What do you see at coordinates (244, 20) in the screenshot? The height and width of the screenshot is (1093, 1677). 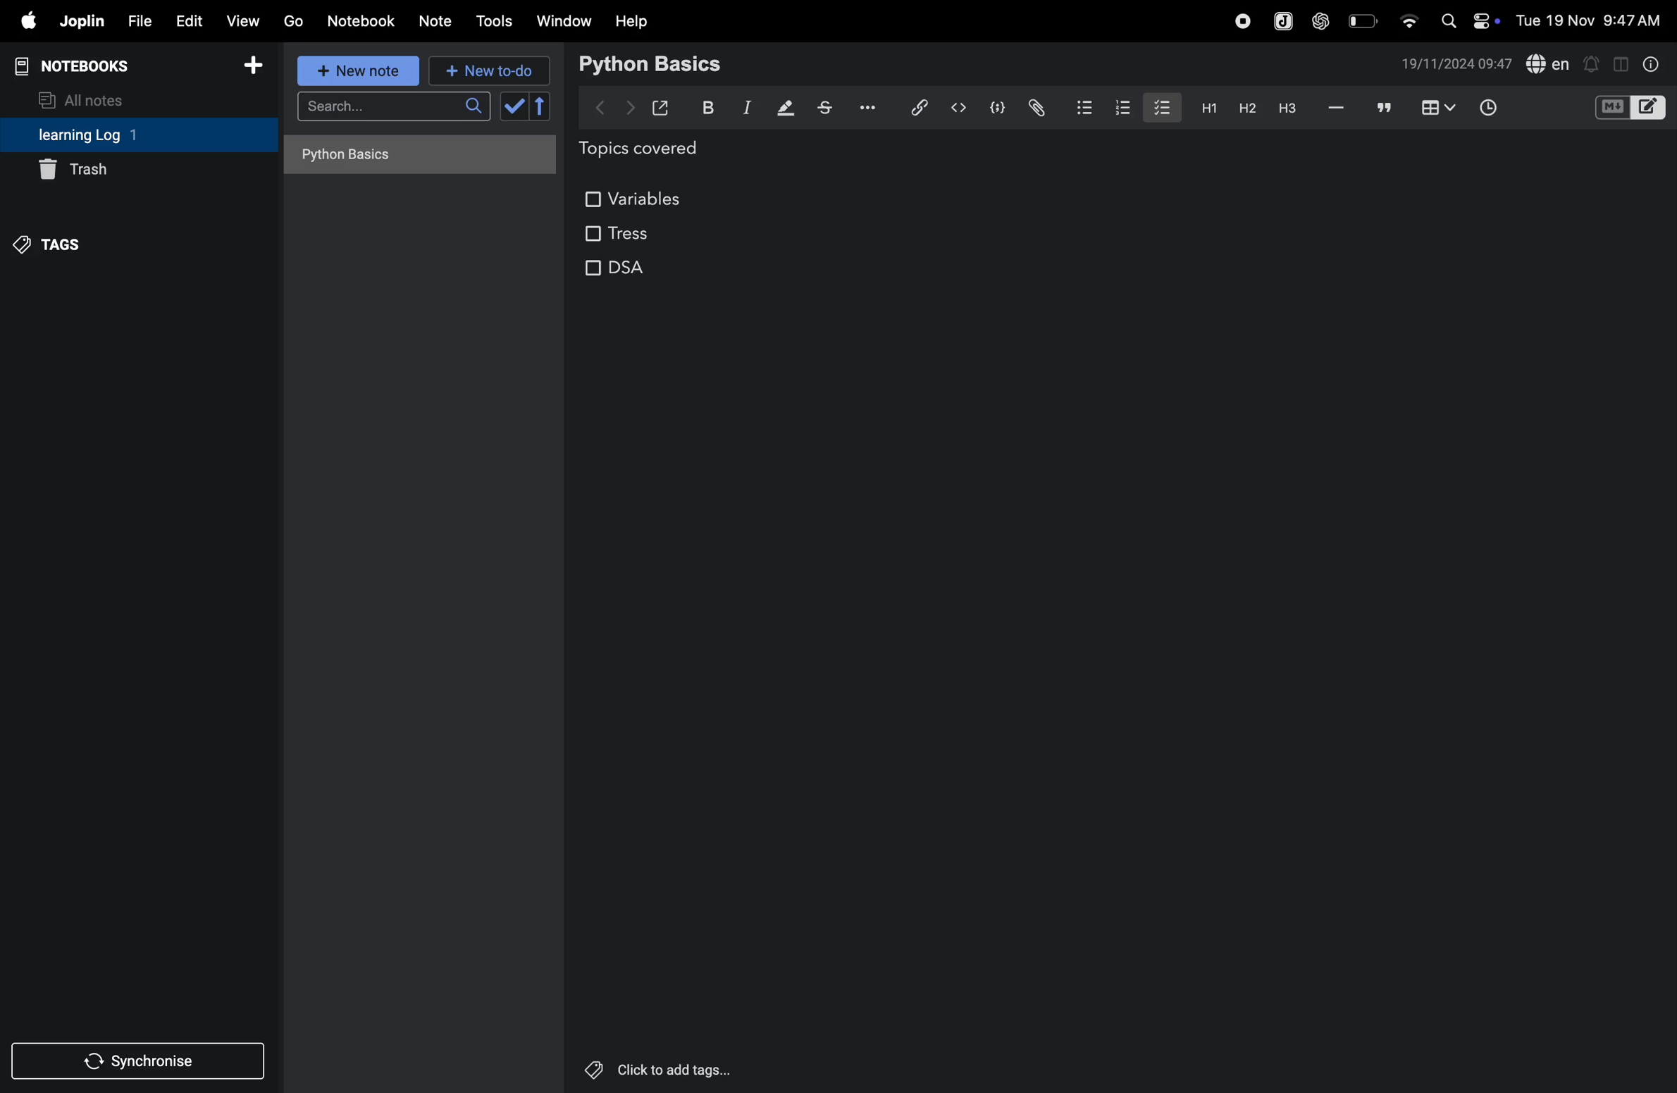 I see `view` at bounding box center [244, 20].